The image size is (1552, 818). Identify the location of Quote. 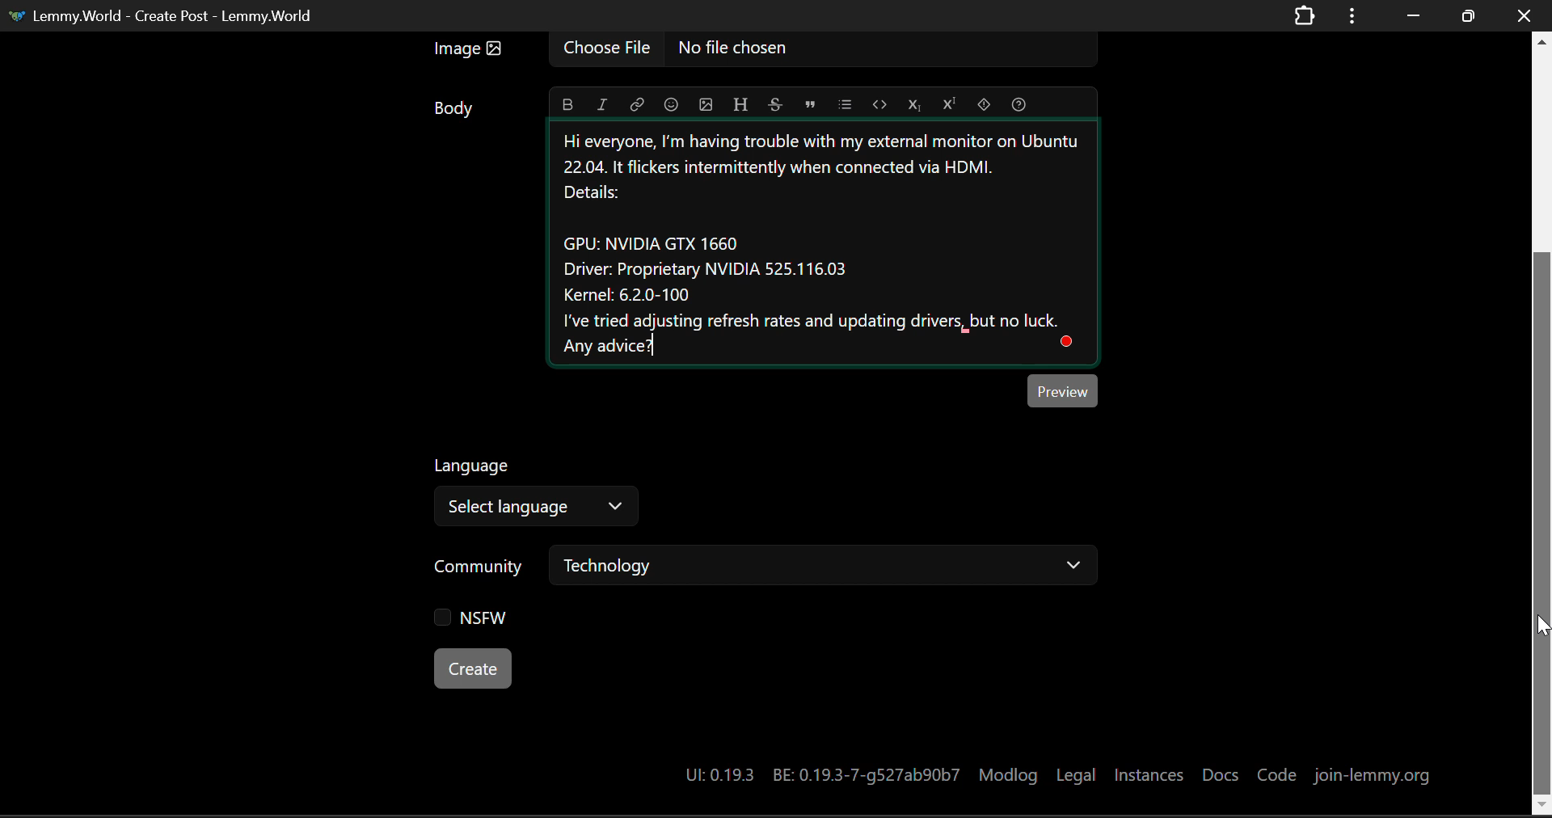
(809, 104).